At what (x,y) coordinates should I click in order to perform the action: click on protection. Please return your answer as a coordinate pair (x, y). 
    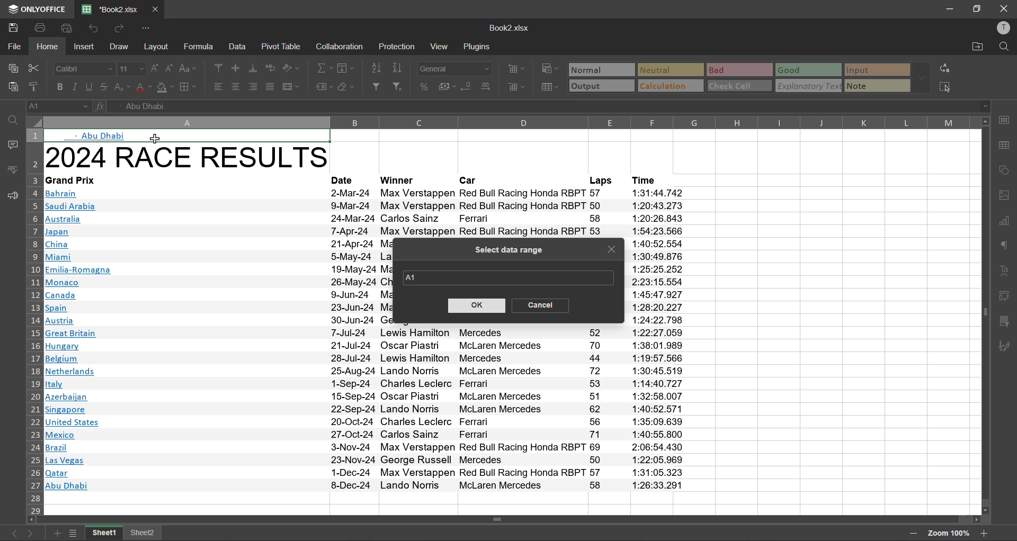
    Looking at the image, I should click on (398, 47).